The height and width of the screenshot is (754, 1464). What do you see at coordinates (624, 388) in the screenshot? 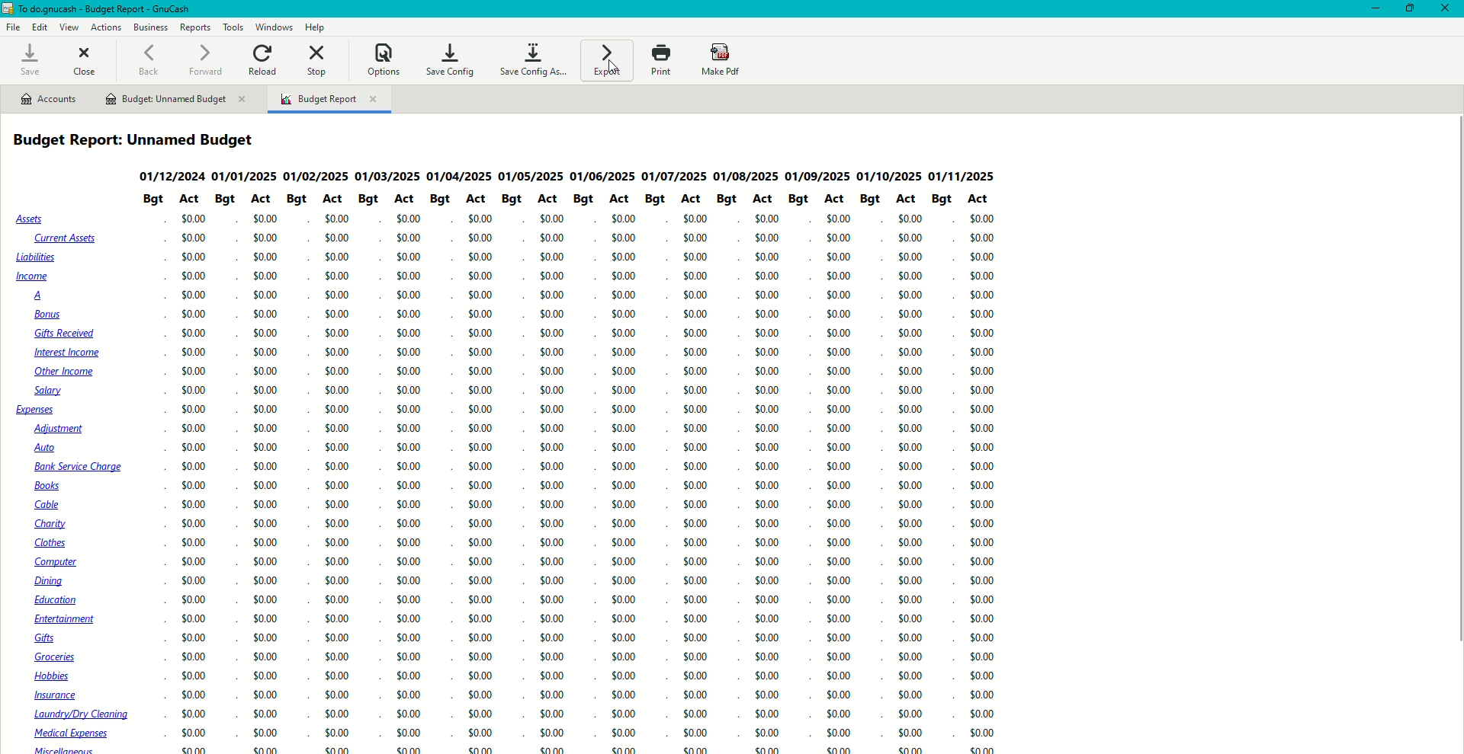
I see `$0.00` at bounding box center [624, 388].